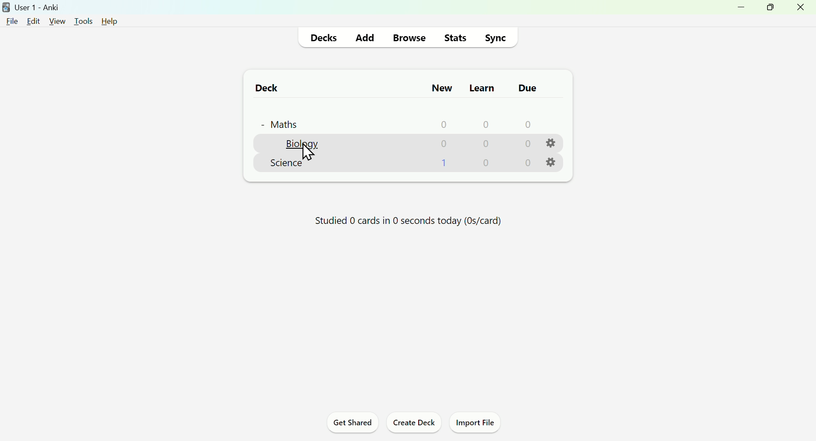  What do you see at coordinates (552, 143) in the screenshot?
I see `Settings` at bounding box center [552, 143].